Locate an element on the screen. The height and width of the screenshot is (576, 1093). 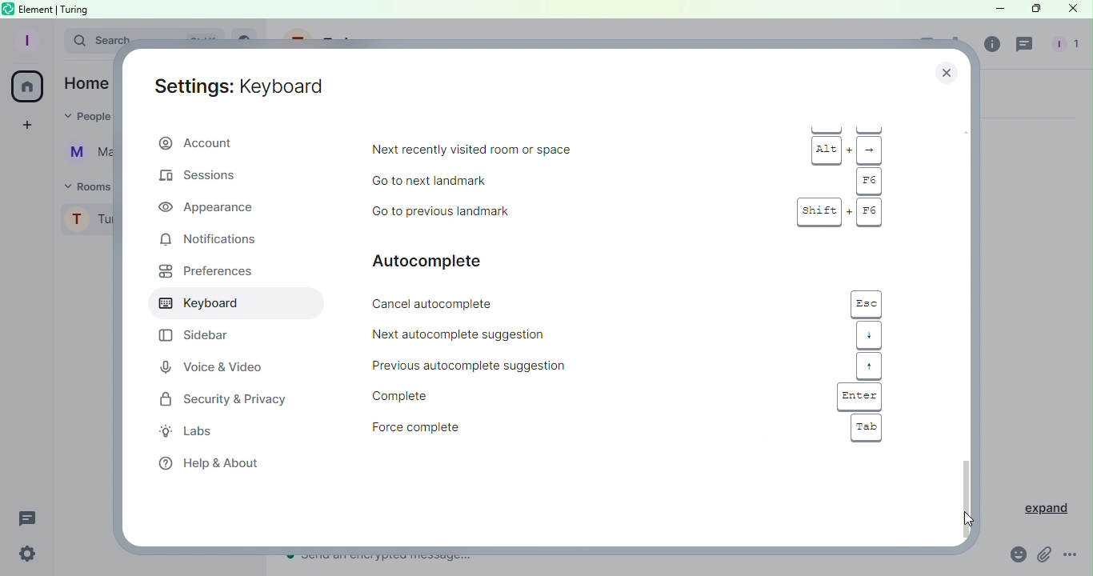
element | turing is located at coordinates (54, 9).